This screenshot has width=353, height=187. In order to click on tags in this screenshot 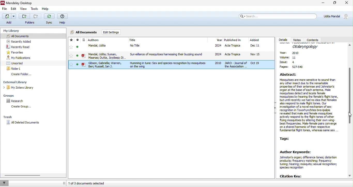, I will do `click(286, 138)`.